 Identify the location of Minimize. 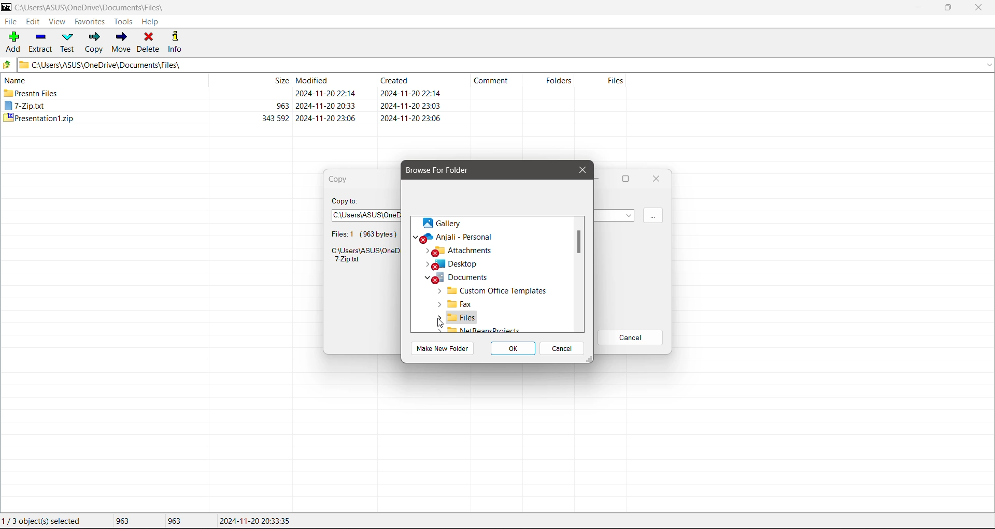
(917, 7).